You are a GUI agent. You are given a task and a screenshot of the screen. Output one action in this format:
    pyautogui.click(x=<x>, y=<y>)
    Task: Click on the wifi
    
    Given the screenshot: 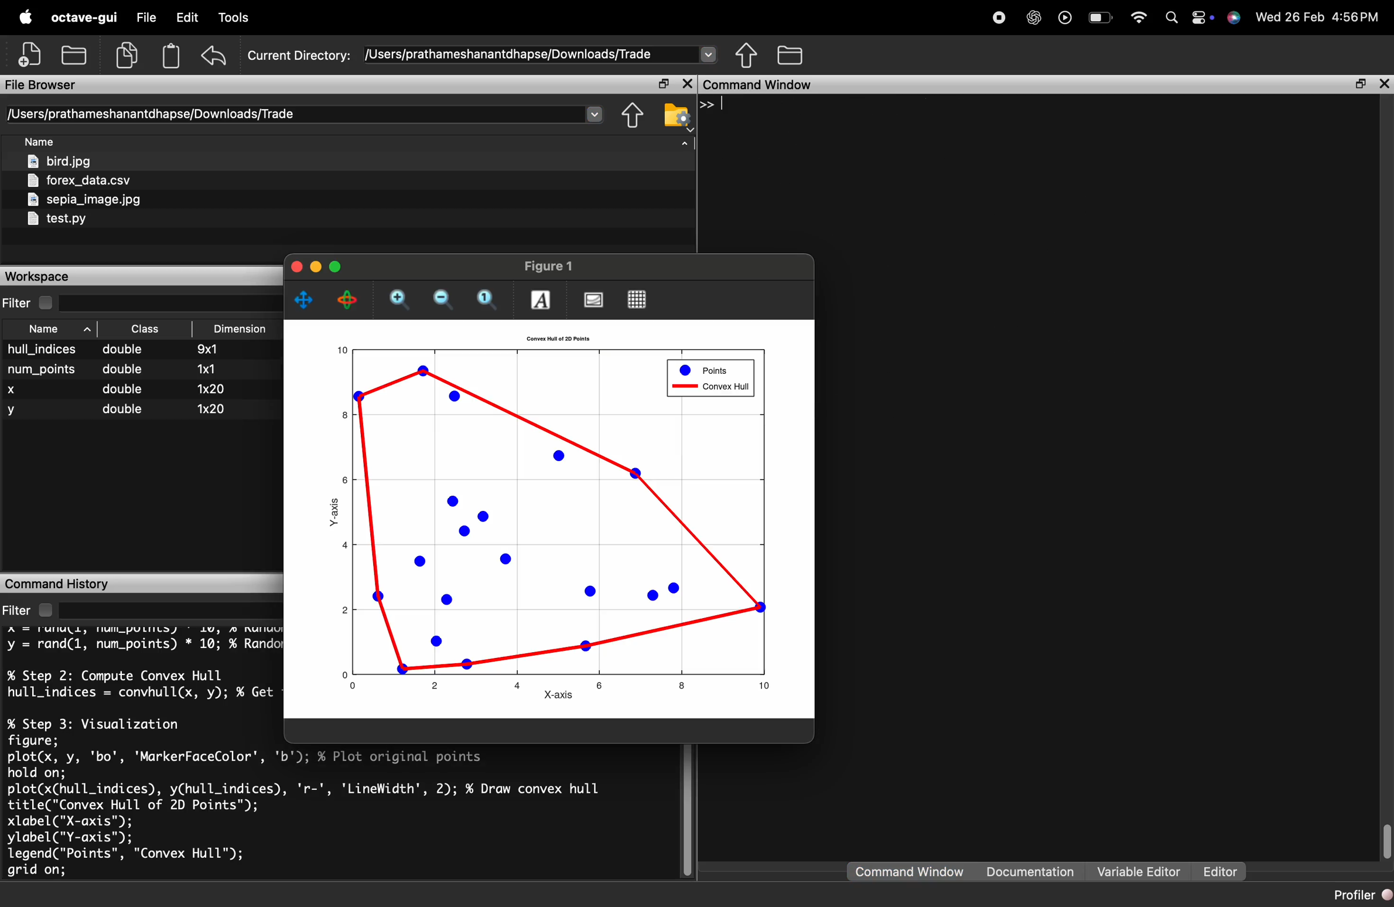 What is the action you would take?
    pyautogui.click(x=1139, y=18)
    